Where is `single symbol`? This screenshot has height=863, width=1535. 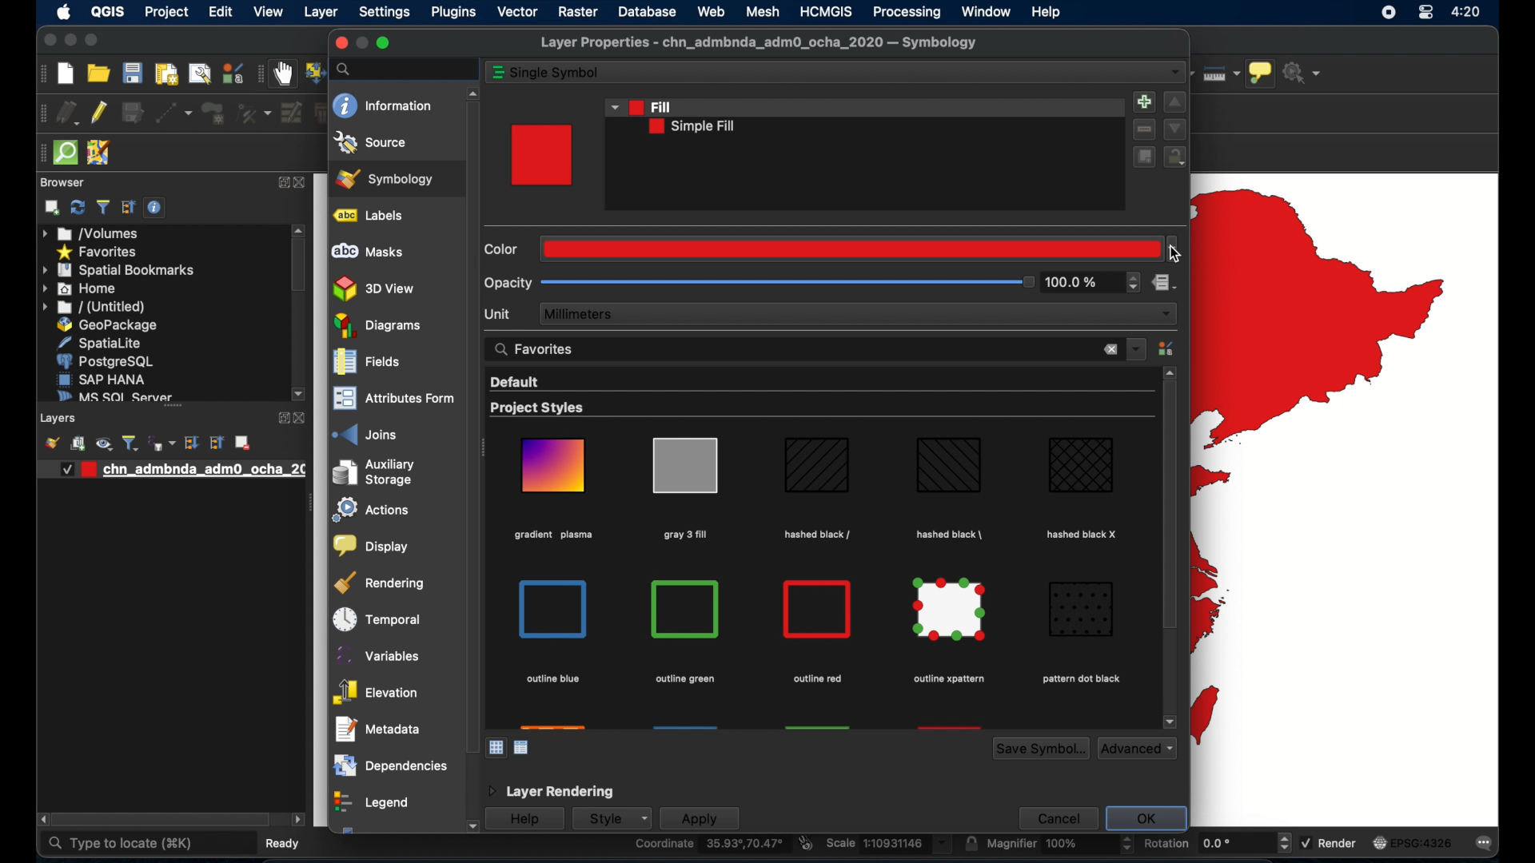 single symbol is located at coordinates (557, 73).